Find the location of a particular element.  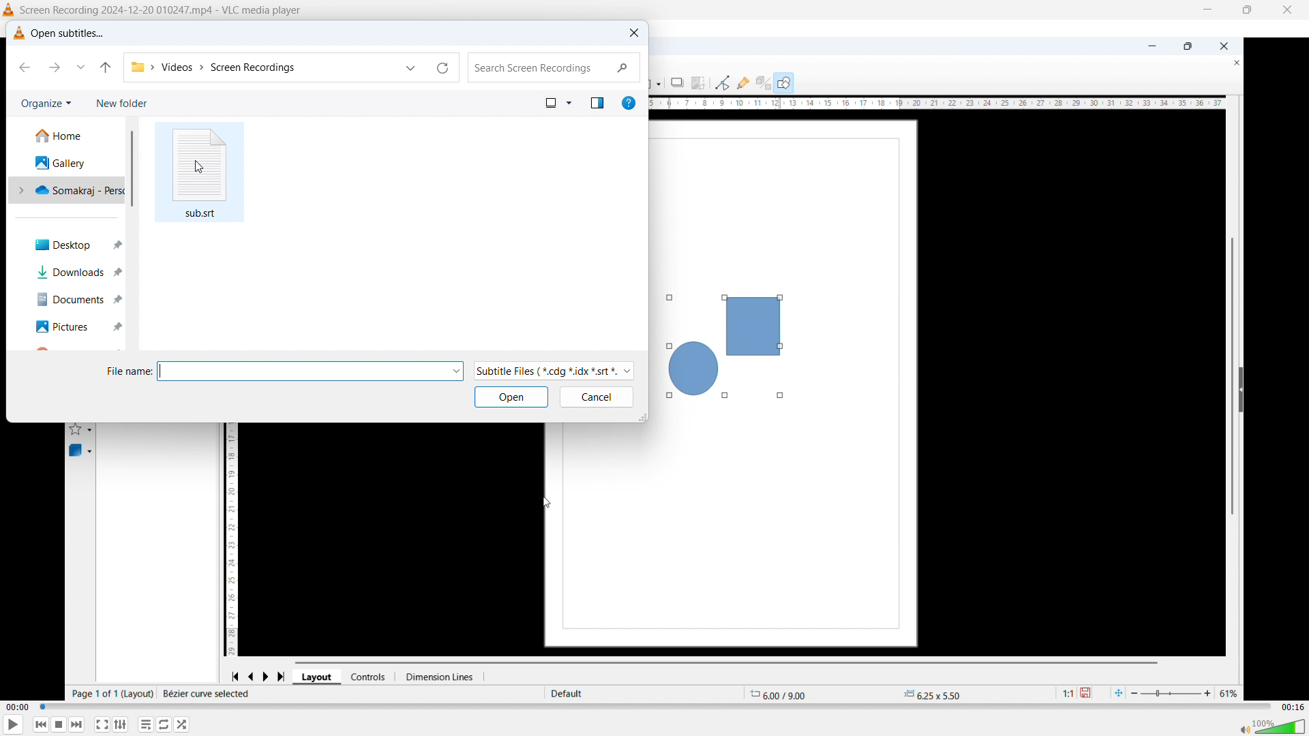

zoom is located at coordinates (1188, 691).